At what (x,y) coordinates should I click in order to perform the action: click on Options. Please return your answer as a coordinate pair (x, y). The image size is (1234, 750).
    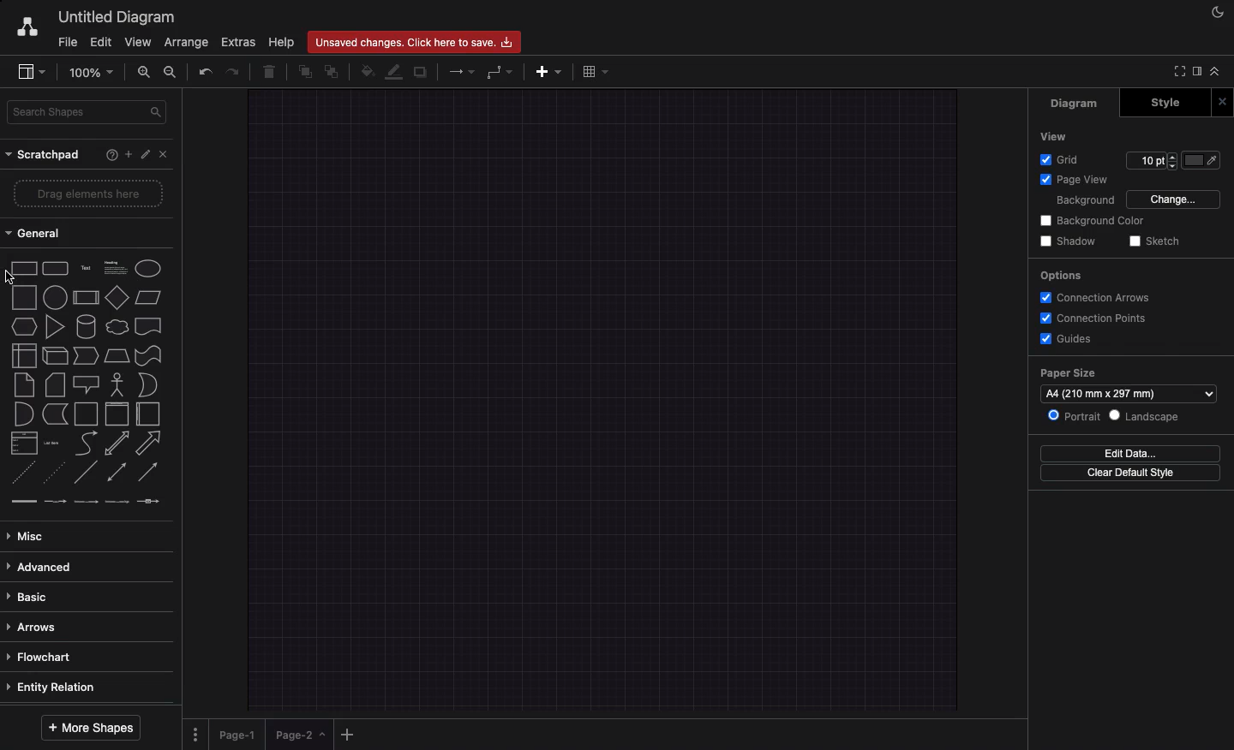
    Looking at the image, I should click on (195, 729).